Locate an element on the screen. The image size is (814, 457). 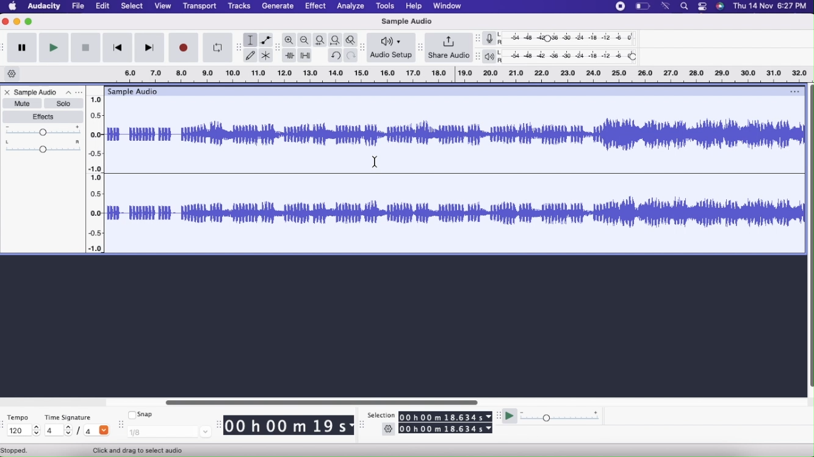
4 is located at coordinates (97, 431).